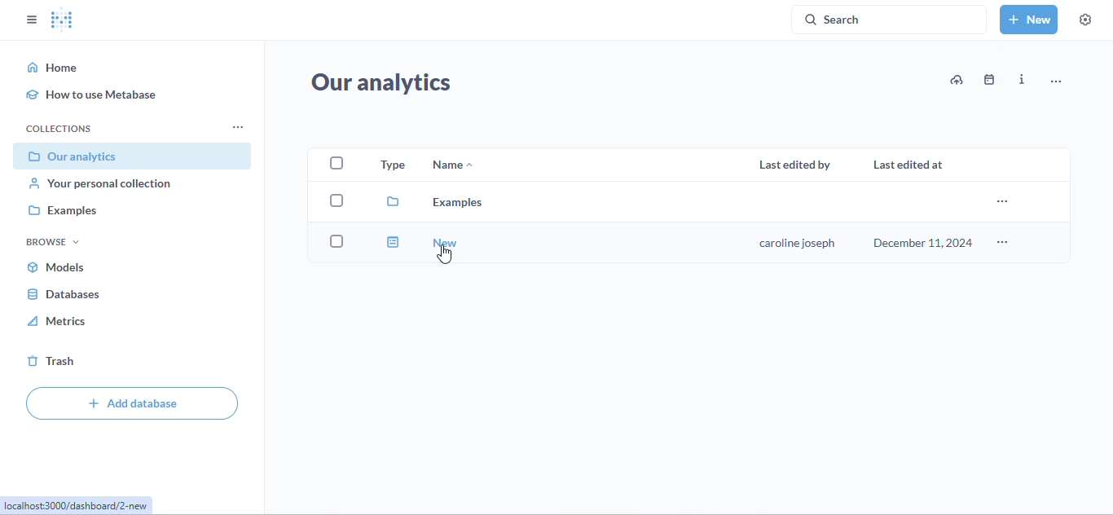  I want to click on settings, so click(1085, 20).